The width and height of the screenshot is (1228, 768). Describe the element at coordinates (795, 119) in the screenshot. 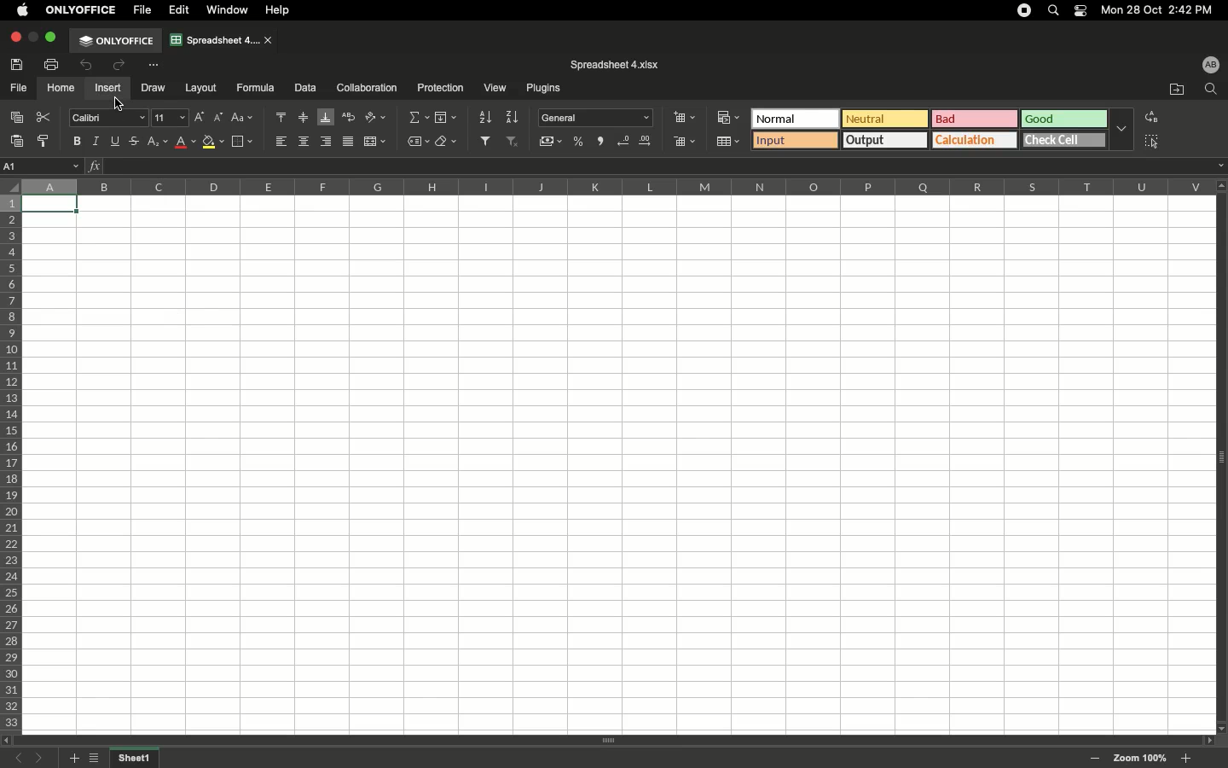

I see `Normal` at that location.